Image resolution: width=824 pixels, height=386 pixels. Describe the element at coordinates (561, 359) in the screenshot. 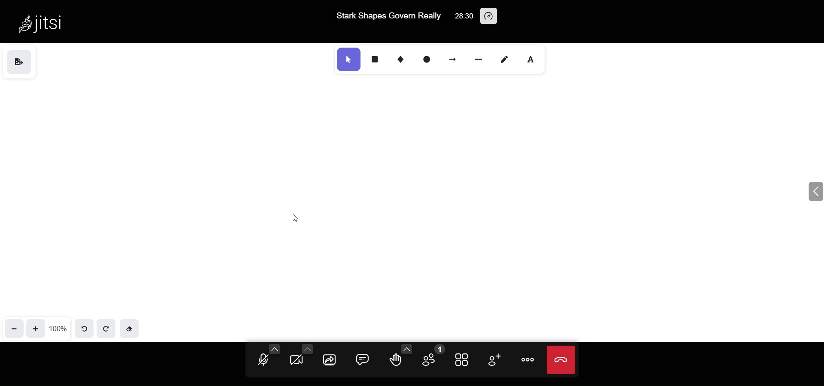

I see `leave meeting` at that location.